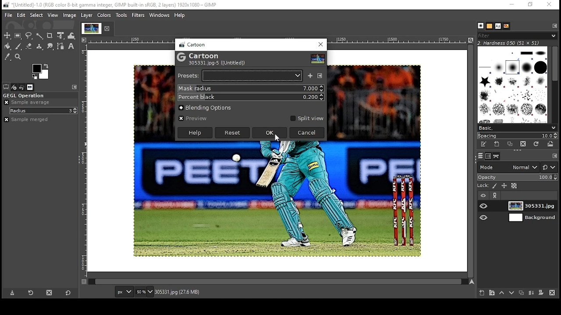 The image size is (561, 315). What do you see at coordinates (523, 143) in the screenshot?
I see `delete this brush` at bounding box center [523, 143].